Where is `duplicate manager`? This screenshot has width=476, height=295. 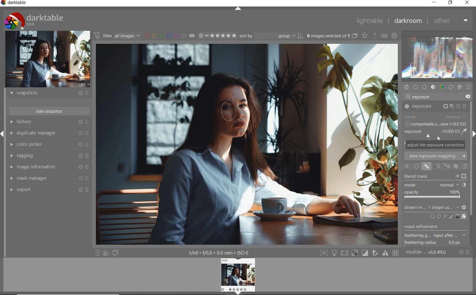
duplicate manager is located at coordinates (50, 133).